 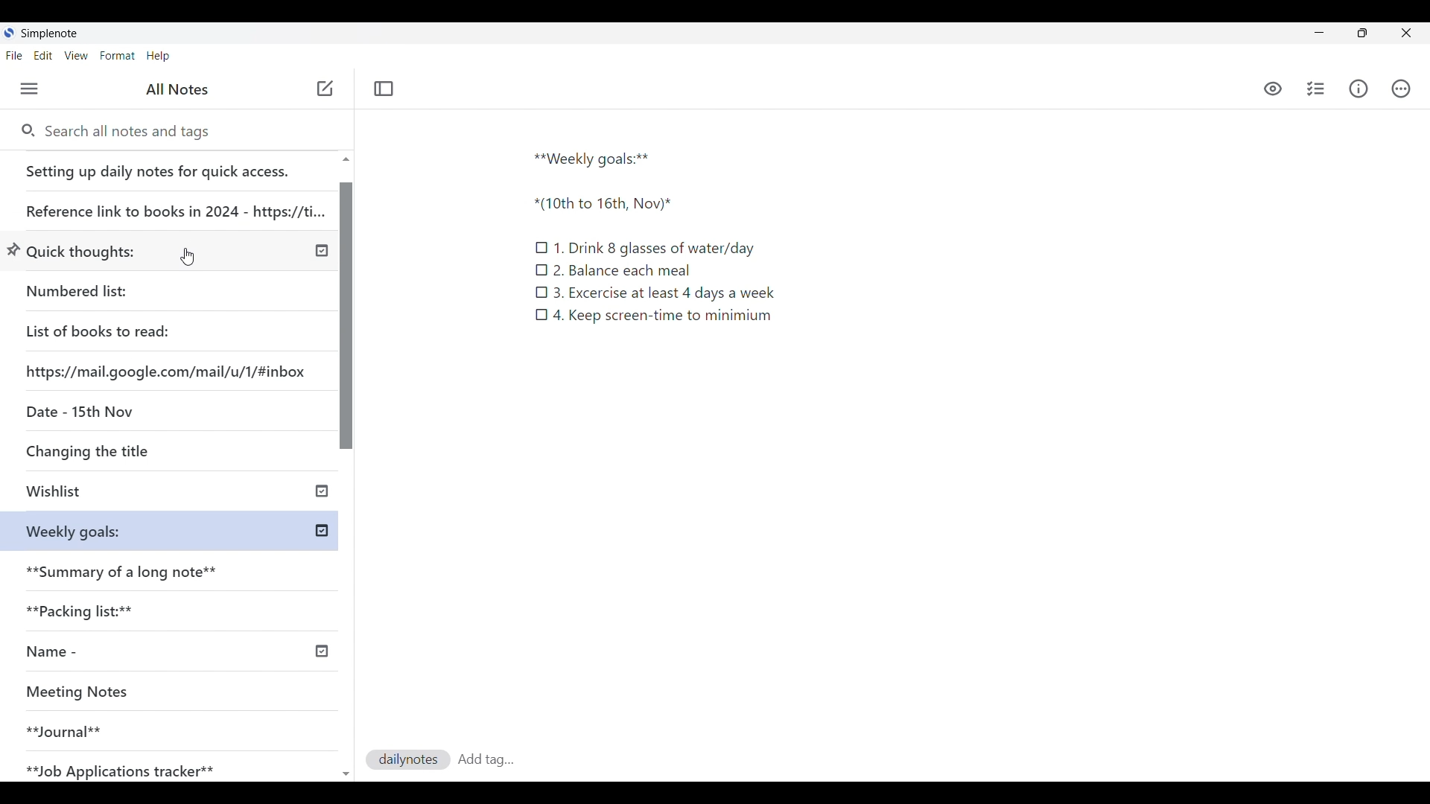 What do you see at coordinates (171, 167) in the screenshot?
I see `Setting up daily notes` at bounding box center [171, 167].